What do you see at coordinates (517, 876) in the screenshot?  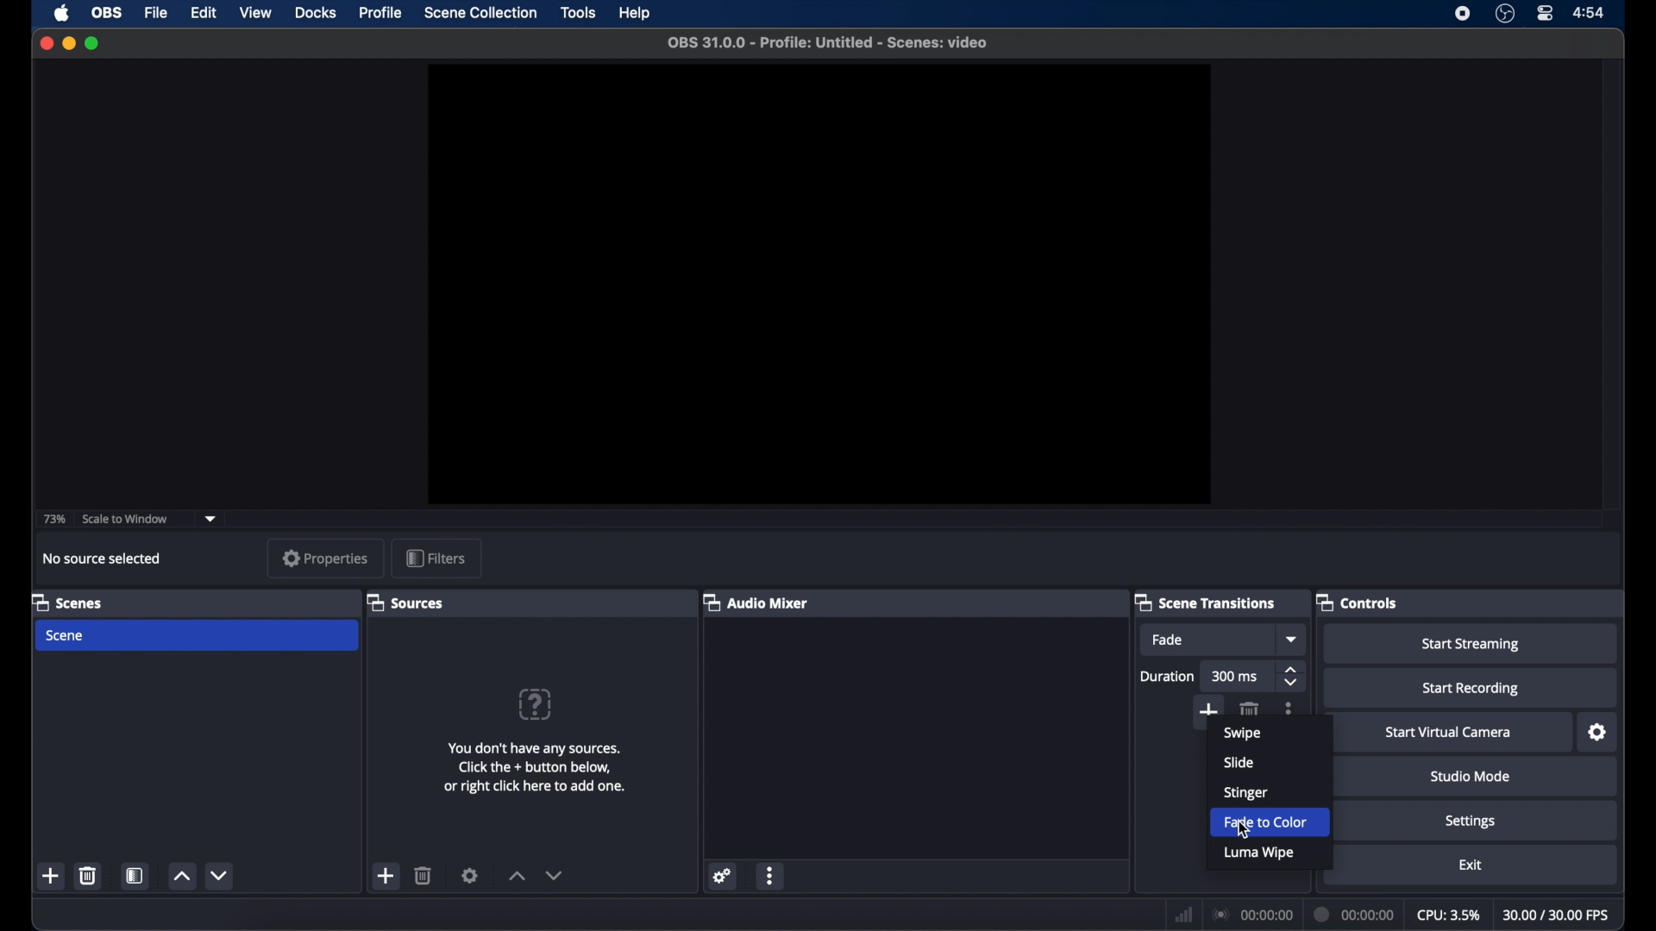 I see `increment` at bounding box center [517, 876].